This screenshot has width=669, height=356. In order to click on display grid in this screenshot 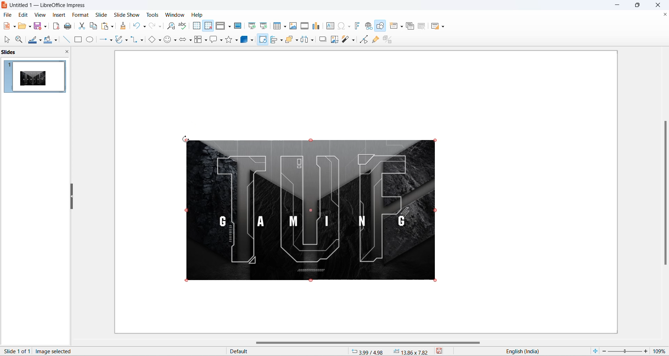, I will do `click(196, 25)`.